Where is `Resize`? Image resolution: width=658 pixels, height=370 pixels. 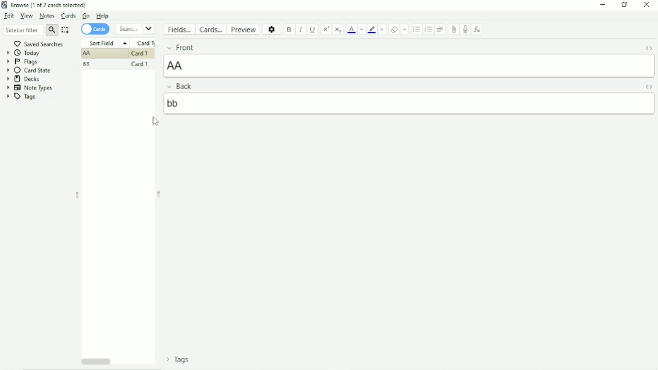 Resize is located at coordinates (160, 195).